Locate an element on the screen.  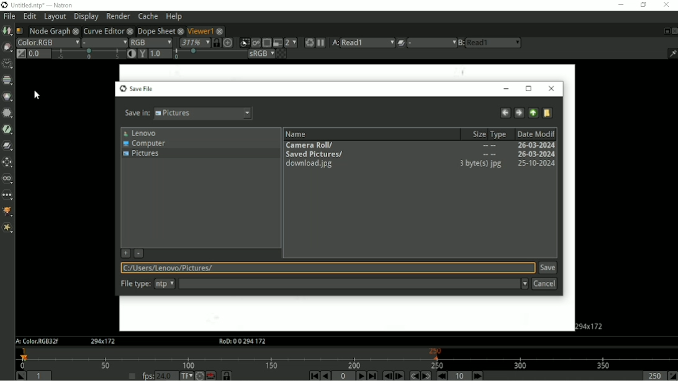
ntp is located at coordinates (165, 284).